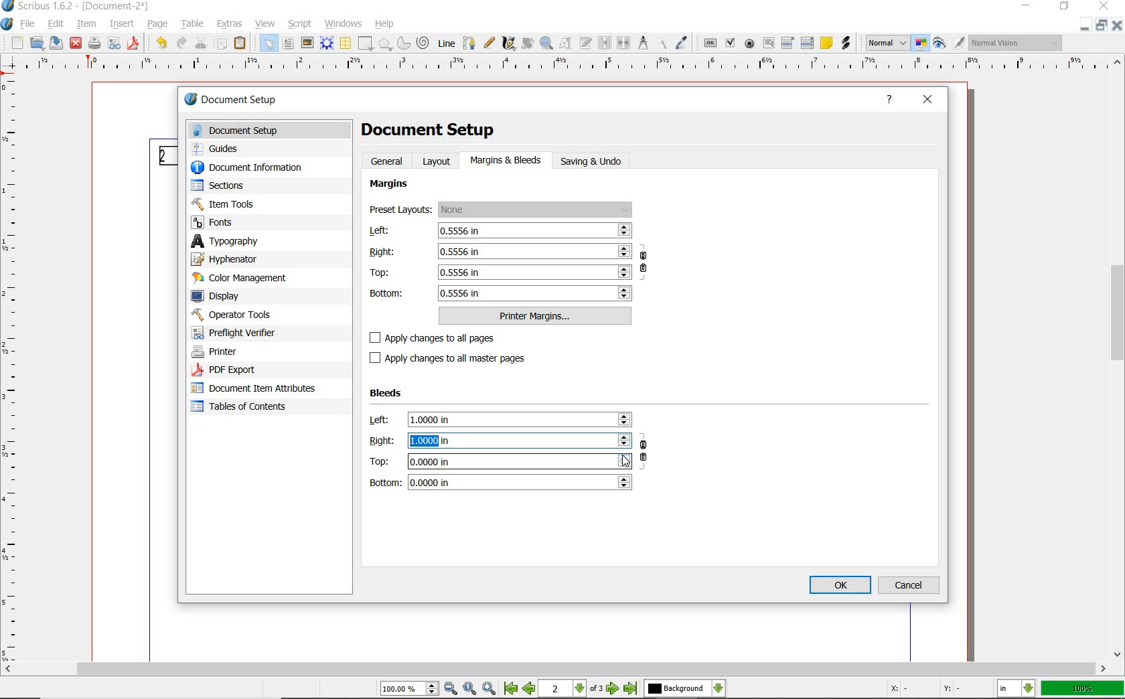 The image size is (1125, 699). What do you see at coordinates (644, 44) in the screenshot?
I see `measurements` at bounding box center [644, 44].